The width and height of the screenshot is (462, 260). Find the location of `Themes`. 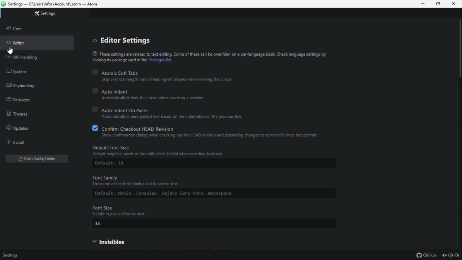

Themes is located at coordinates (20, 115).